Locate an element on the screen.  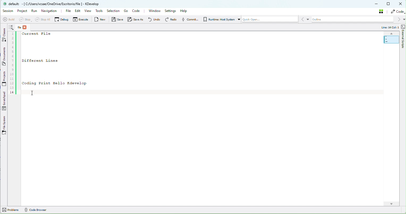
Maximize is located at coordinates (389, 4).